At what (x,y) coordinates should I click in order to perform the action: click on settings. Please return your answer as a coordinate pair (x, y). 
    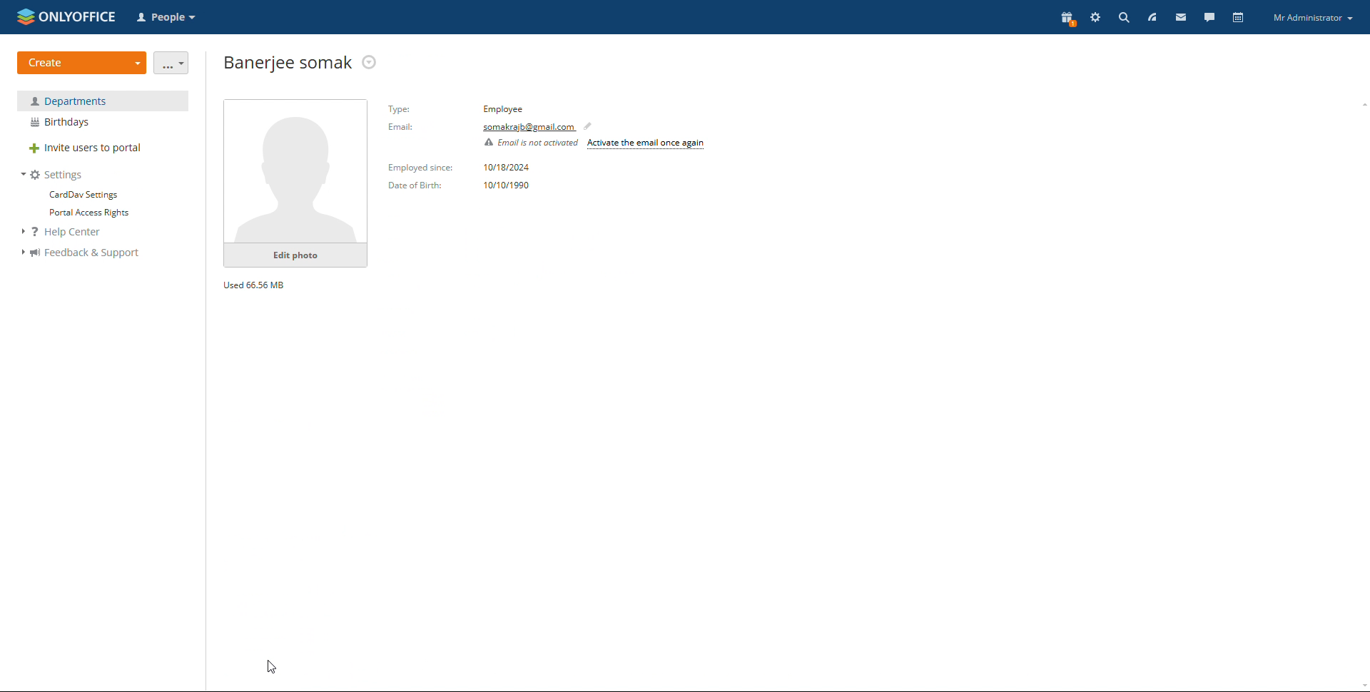
    Looking at the image, I should click on (1095, 19).